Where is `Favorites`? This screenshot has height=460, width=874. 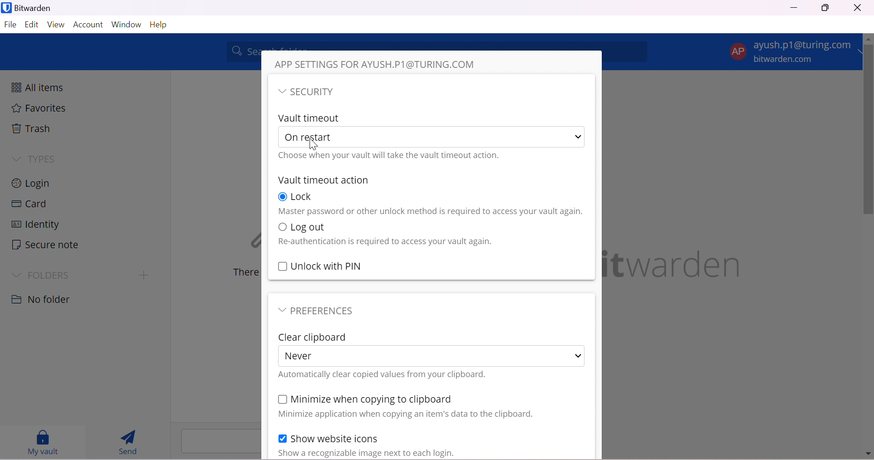
Favorites is located at coordinates (40, 108).